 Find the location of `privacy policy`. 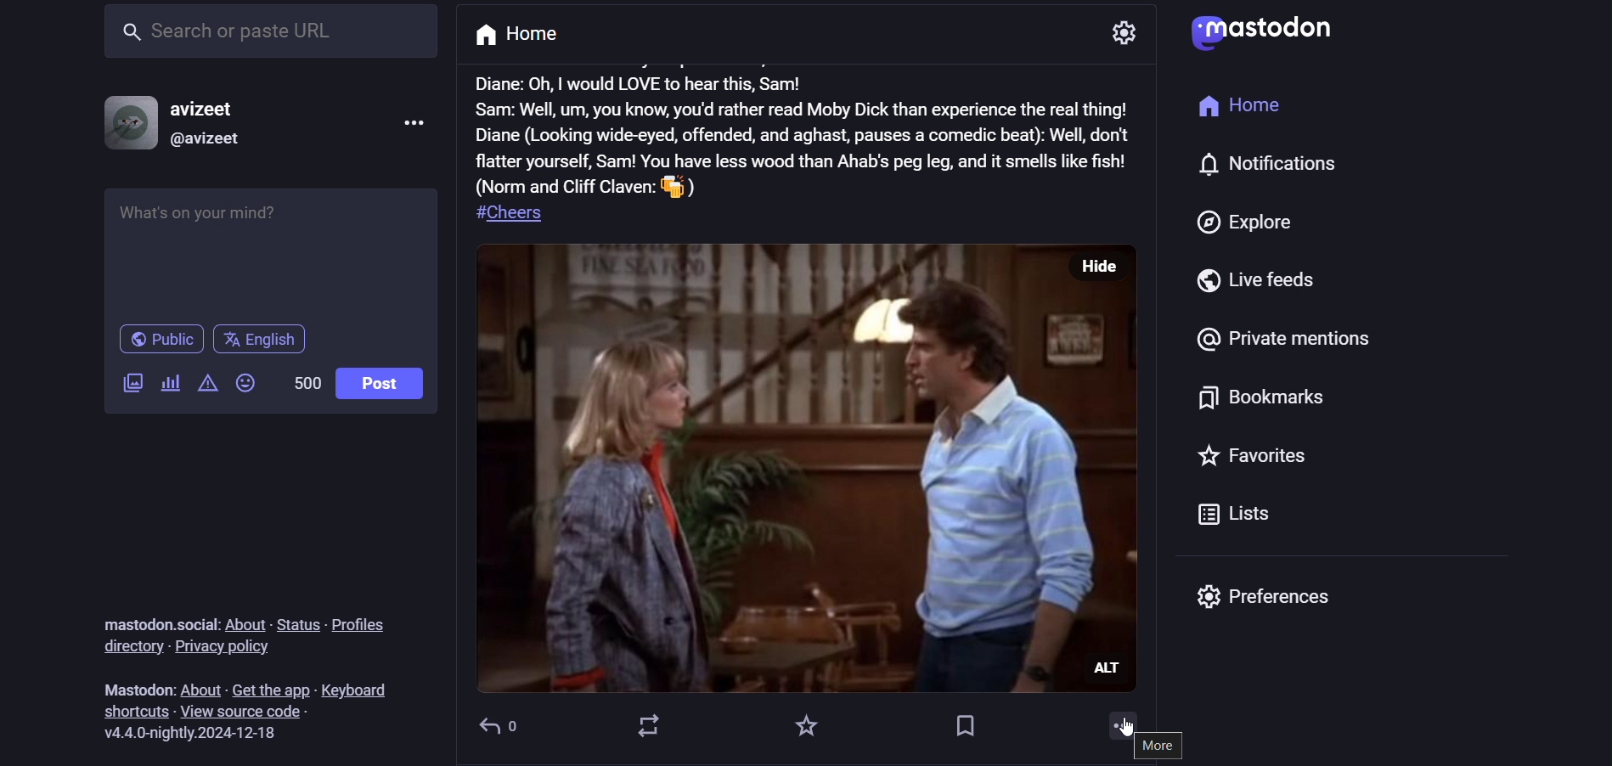

privacy policy is located at coordinates (223, 647).